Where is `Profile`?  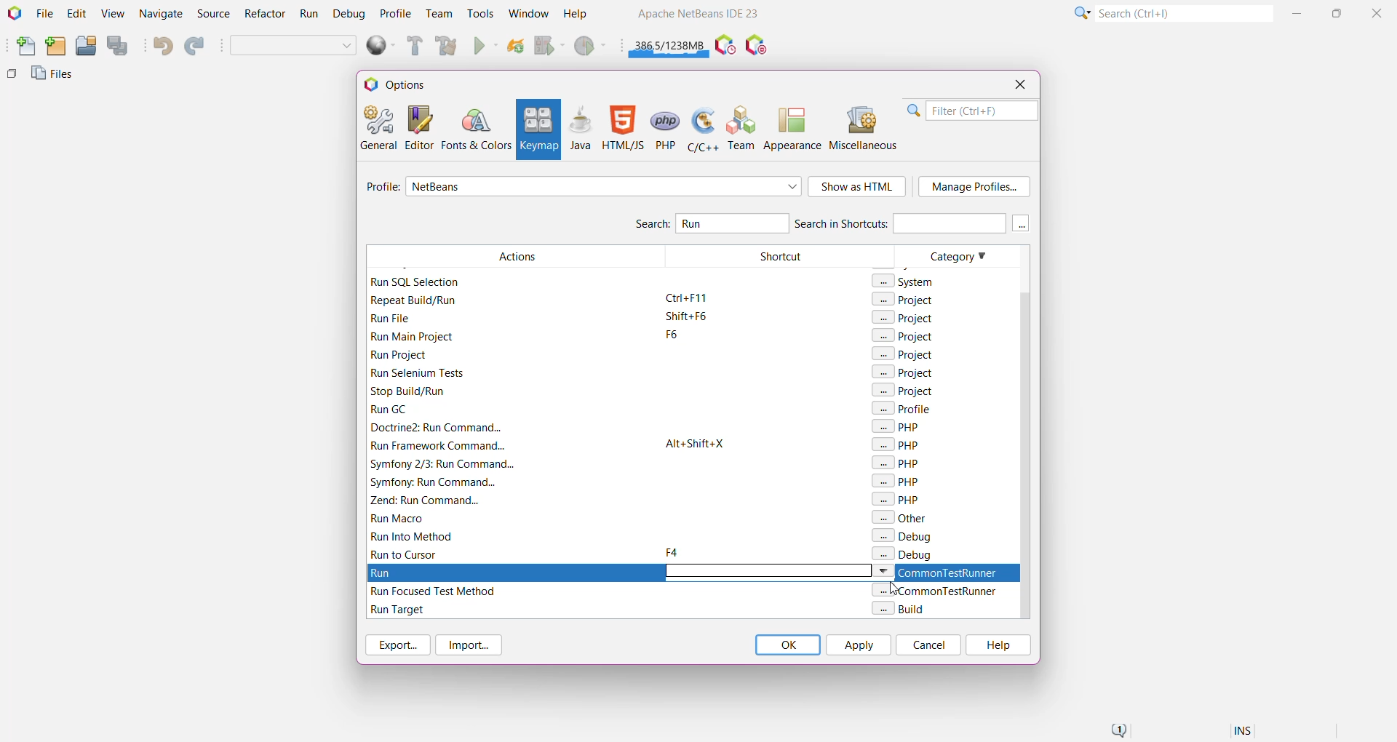
Profile is located at coordinates (381, 188).